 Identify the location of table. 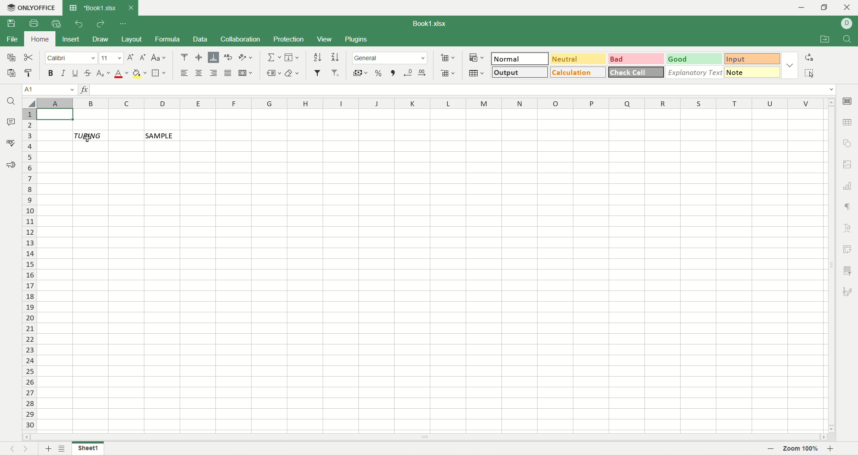
(477, 73).